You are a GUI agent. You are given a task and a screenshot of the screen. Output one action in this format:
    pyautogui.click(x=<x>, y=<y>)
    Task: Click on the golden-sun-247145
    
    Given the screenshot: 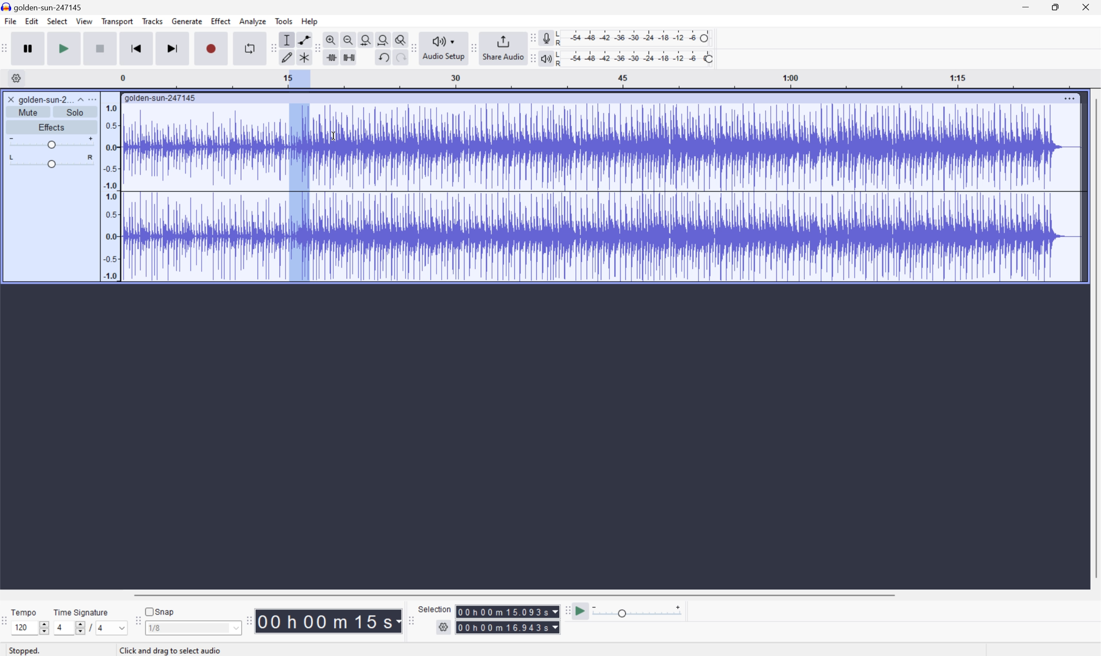 What is the action you would take?
    pyautogui.click(x=44, y=7)
    